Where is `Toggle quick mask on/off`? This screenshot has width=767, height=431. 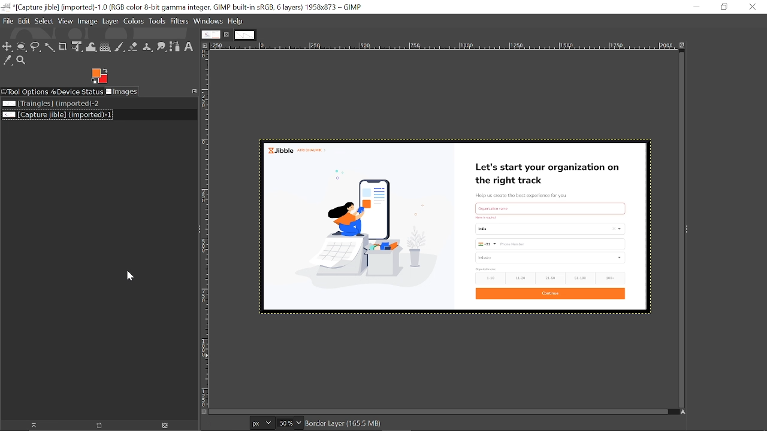 Toggle quick mask on/off is located at coordinates (203, 412).